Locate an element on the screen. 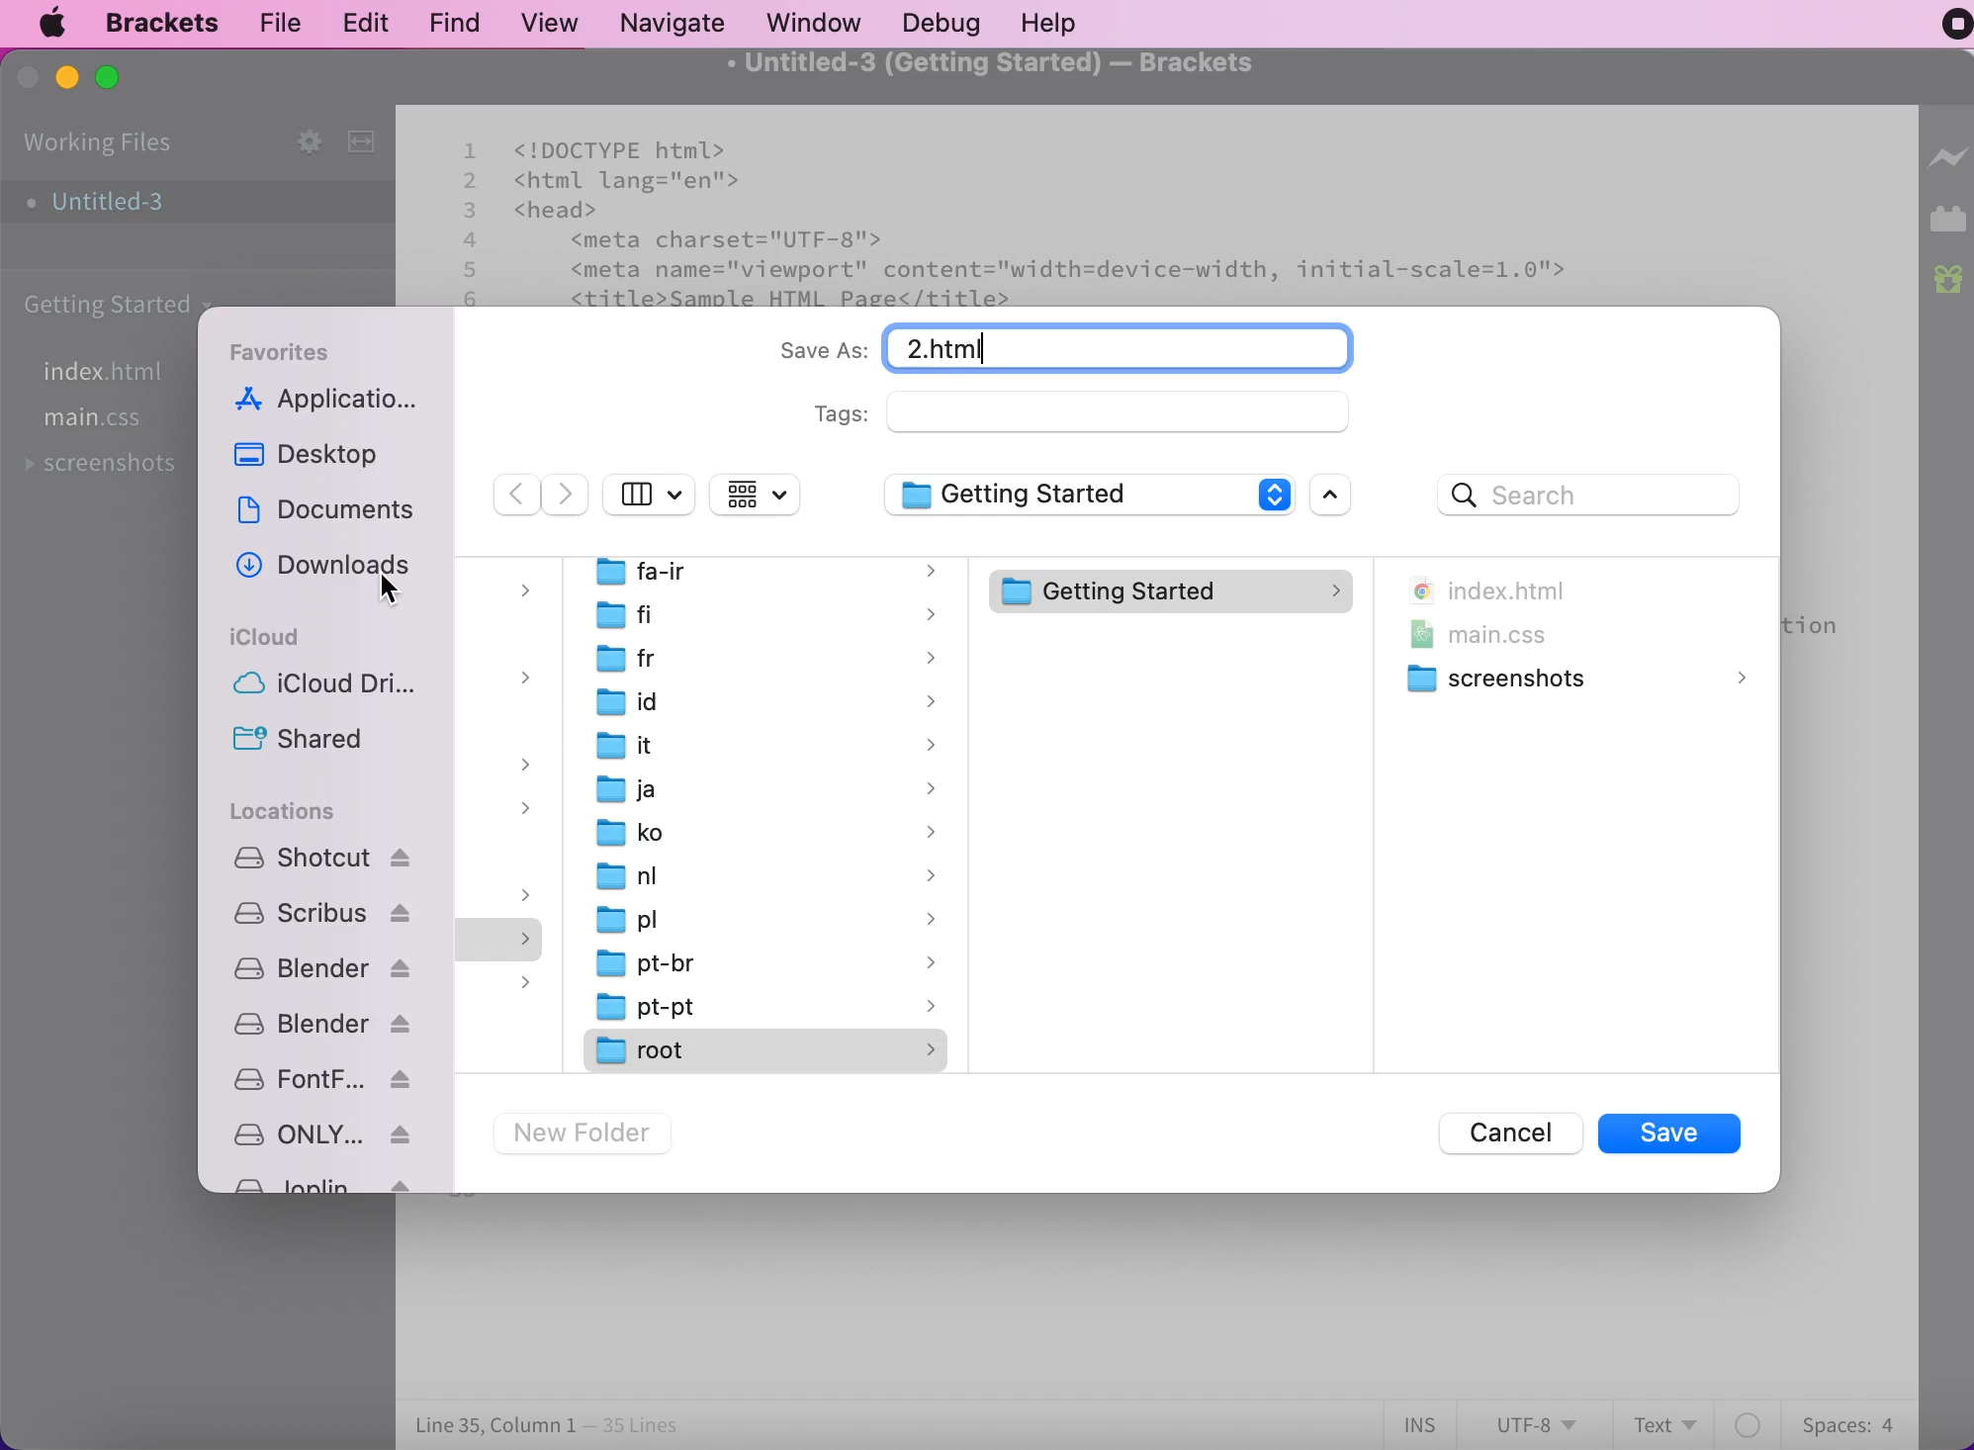 This screenshot has height=1450, width=1974. ko is located at coordinates (767, 831).